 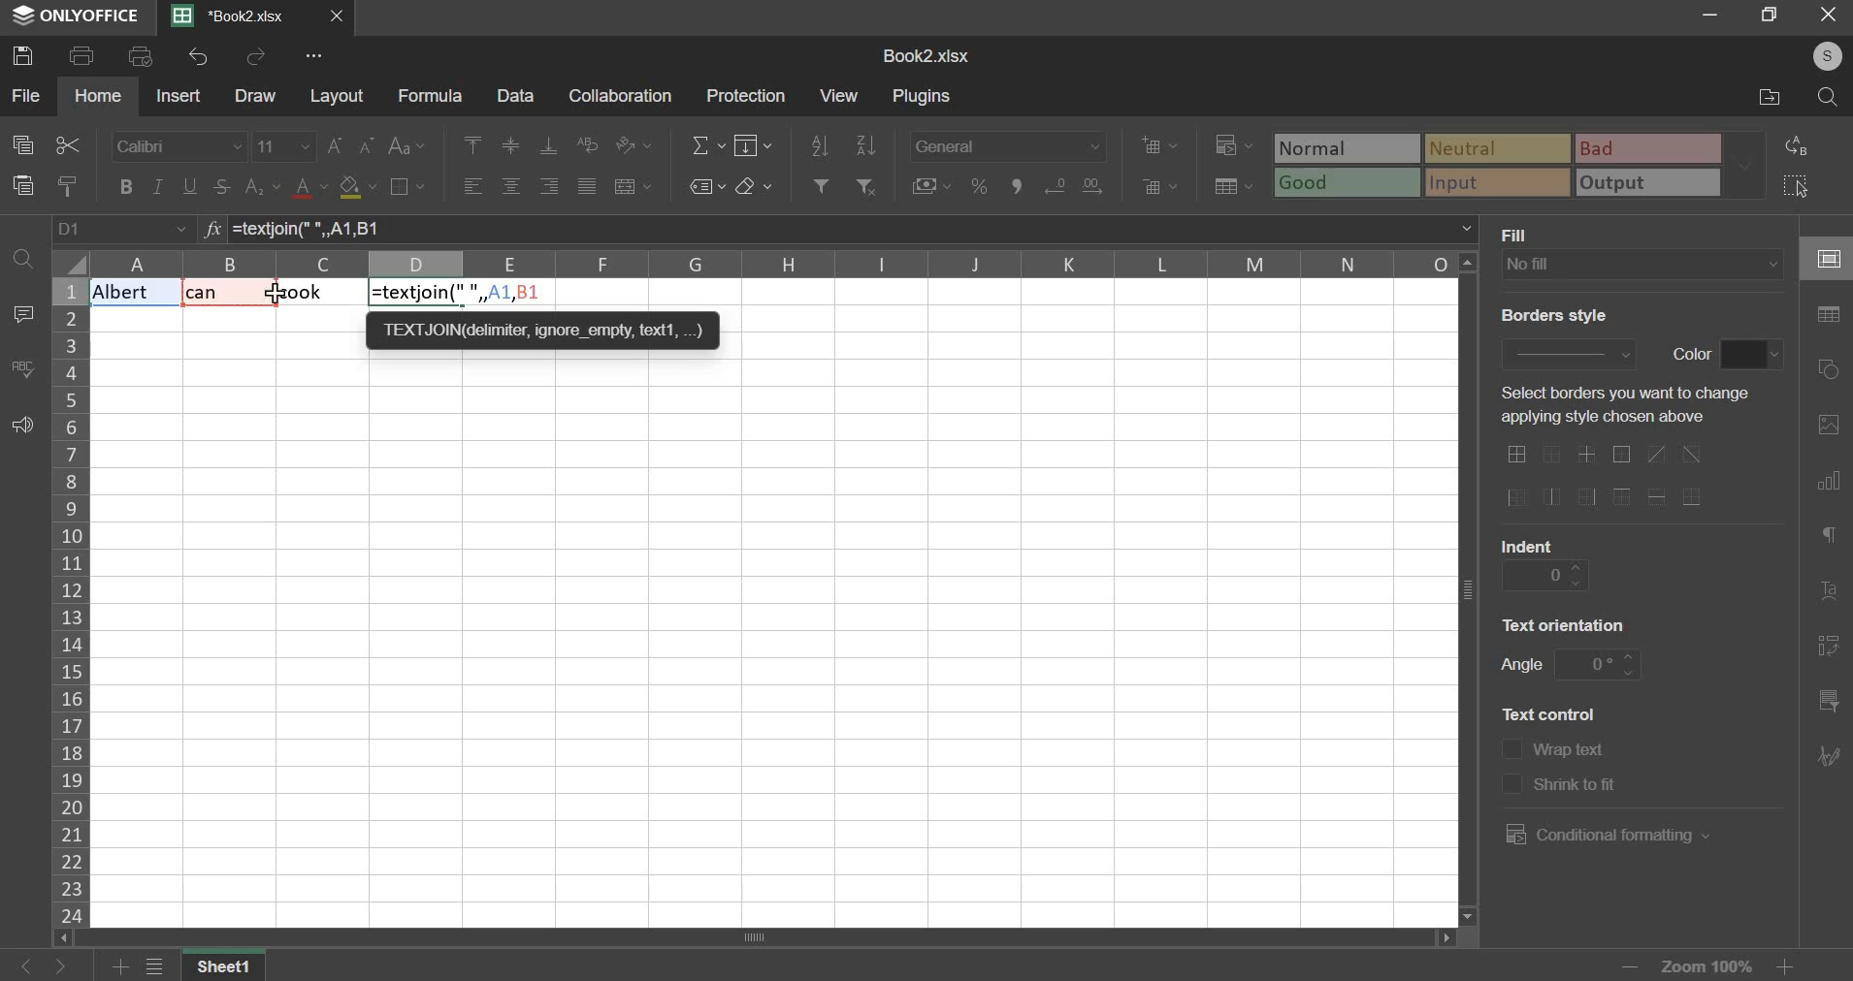 I want to click on border style, so click(x=1567, y=351).